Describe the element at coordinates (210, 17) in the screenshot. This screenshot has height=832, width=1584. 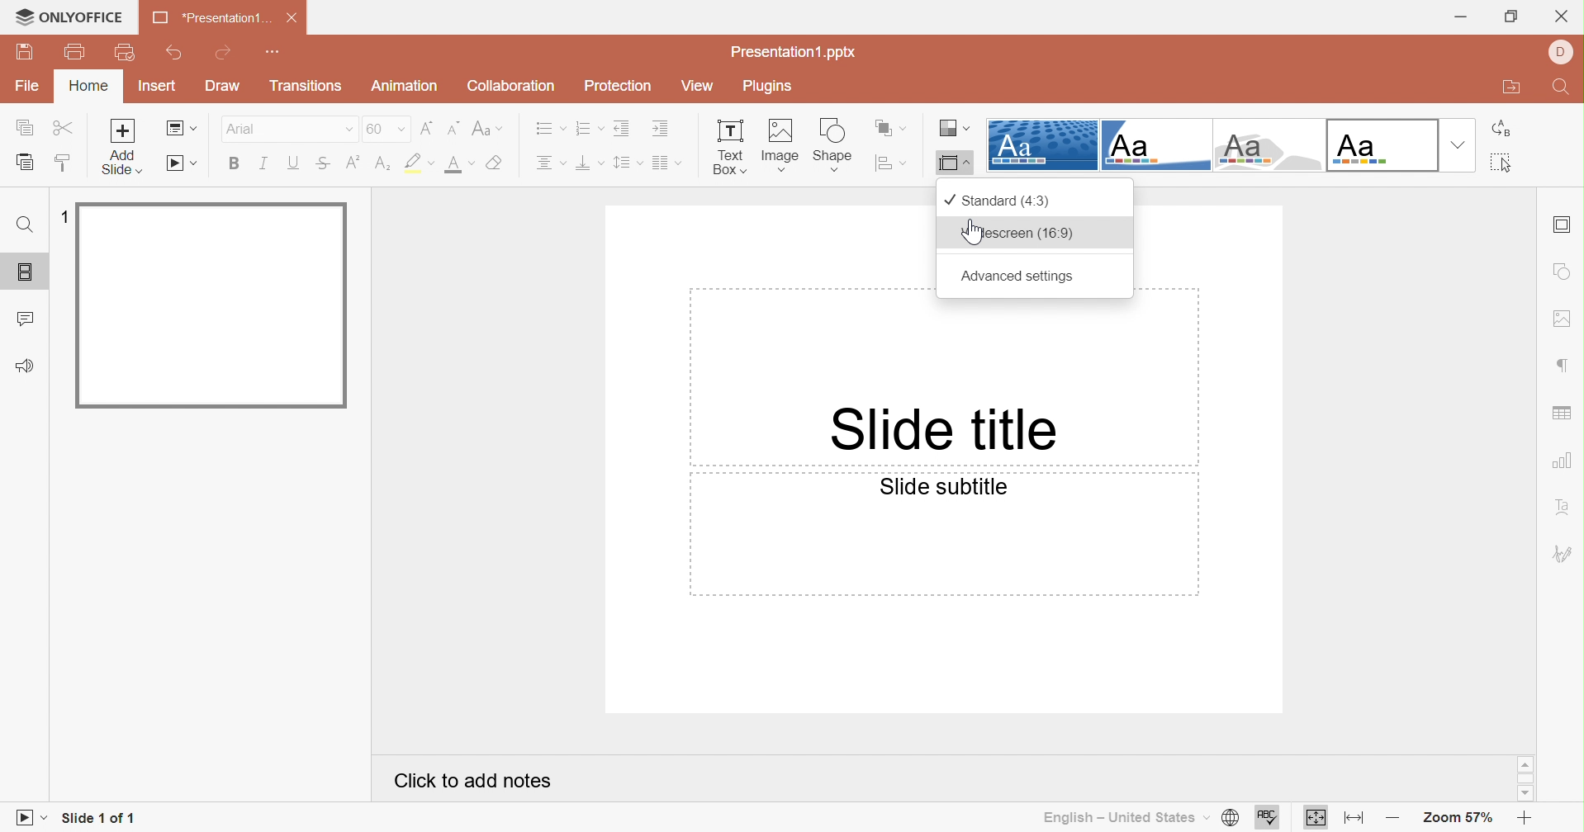
I see `*Presentation1...` at that location.